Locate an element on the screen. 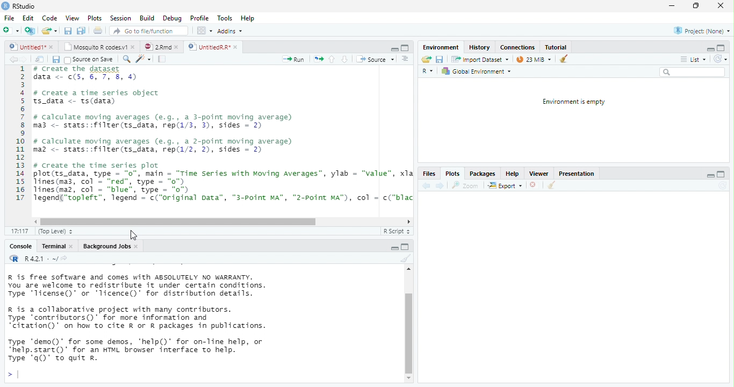 This screenshot has height=387, width=734. open an existing file is located at coordinates (49, 31).